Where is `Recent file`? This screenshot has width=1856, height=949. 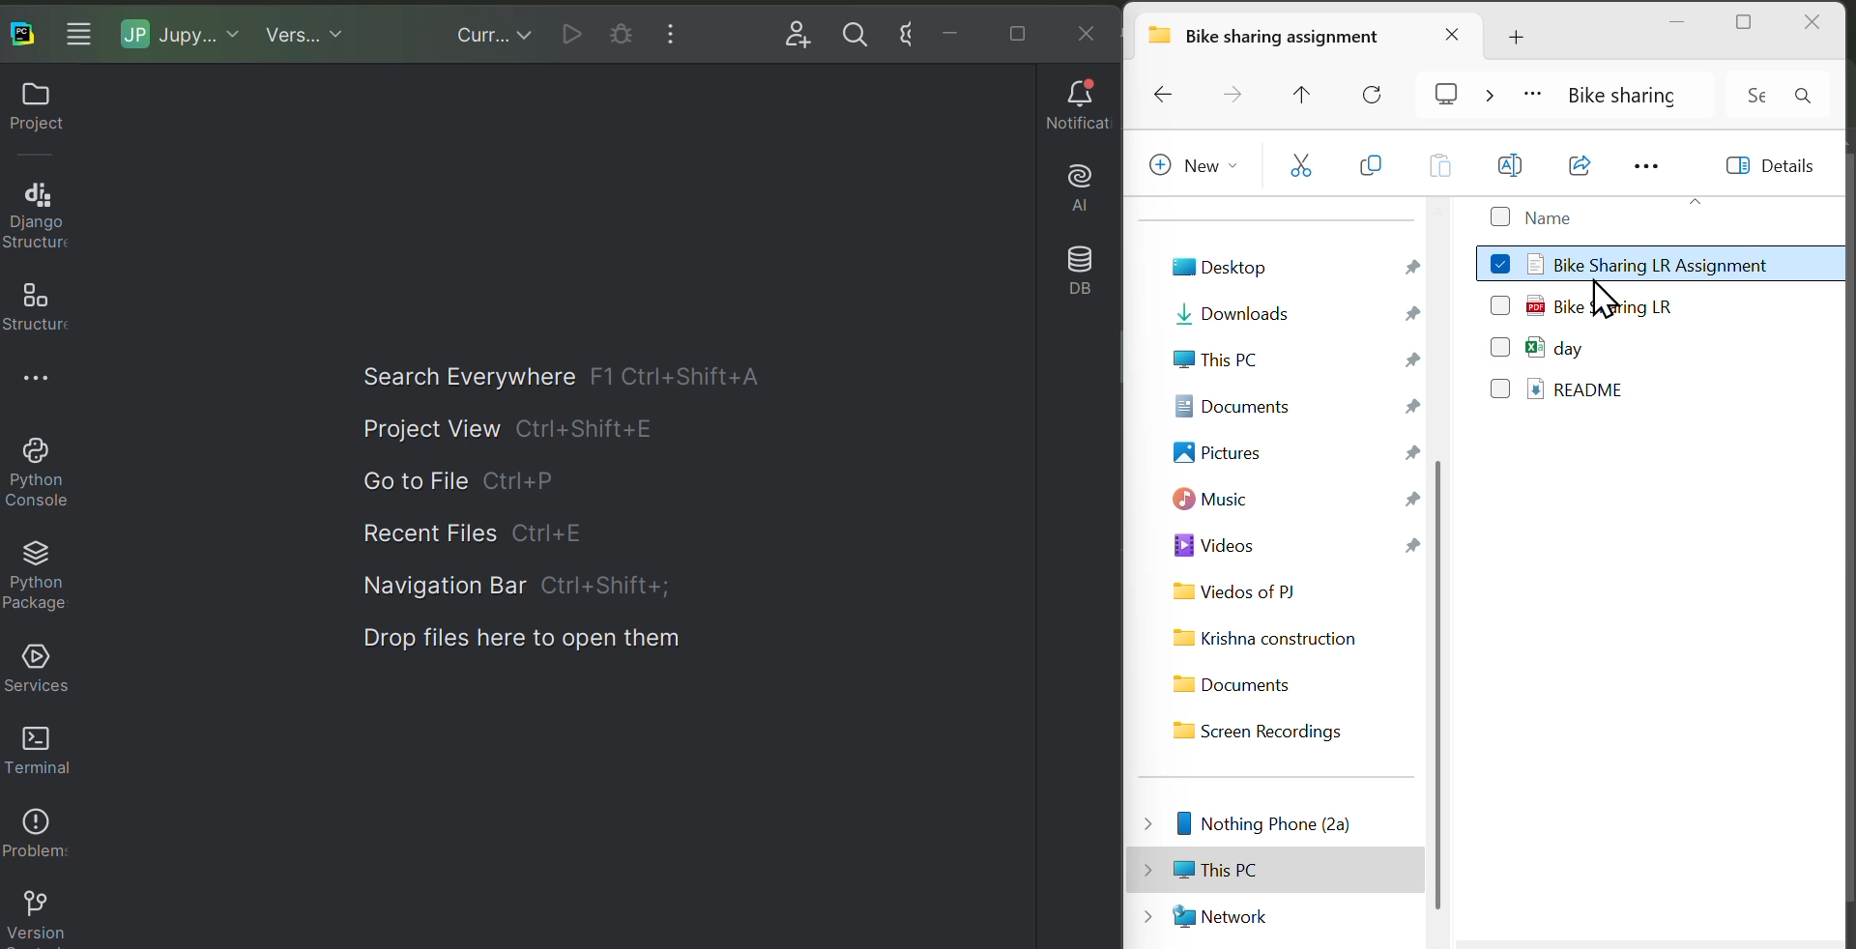 Recent file is located at coordinates (490, 532).